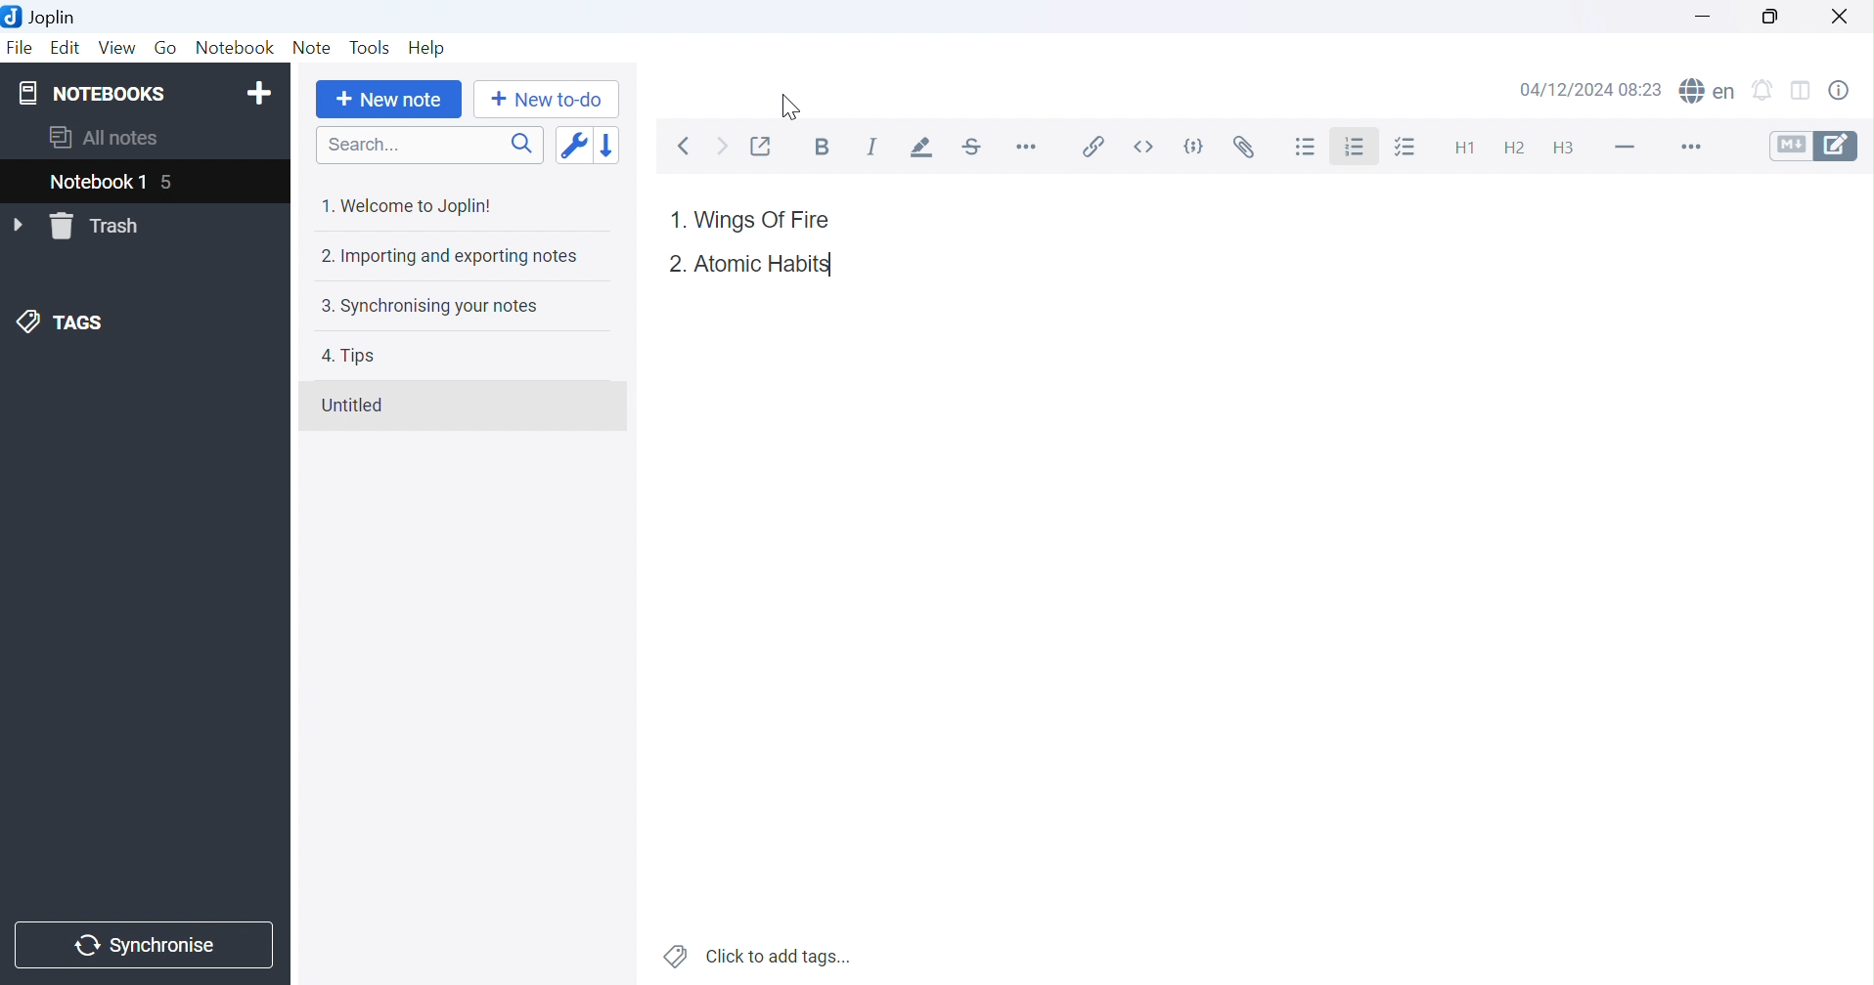 This screenshot has width=1874, height=985. I want to click on Checkbox list, so click(1409, 150).